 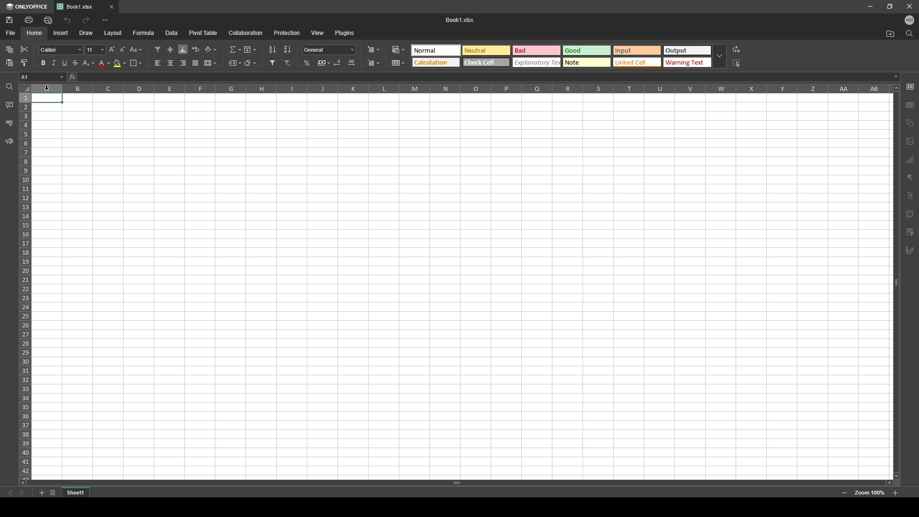 I want to click on zoom, so click(x=870, y=493).